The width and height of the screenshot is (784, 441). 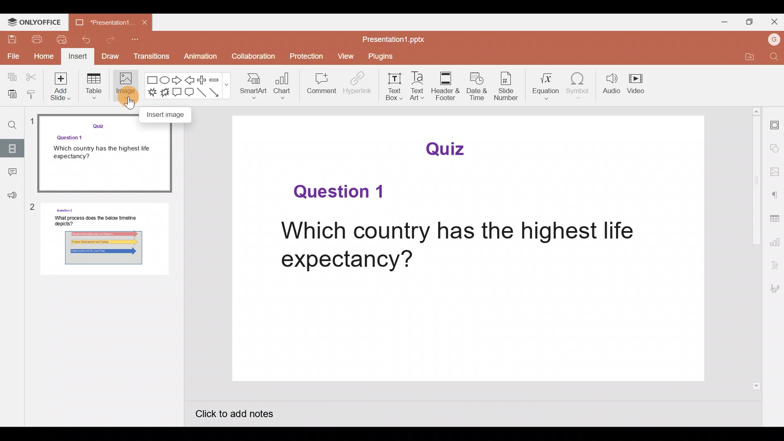 What do you see at coordinates (116, 38) in the screenshot?
I see `Redo` at bounding box center [116, 38].